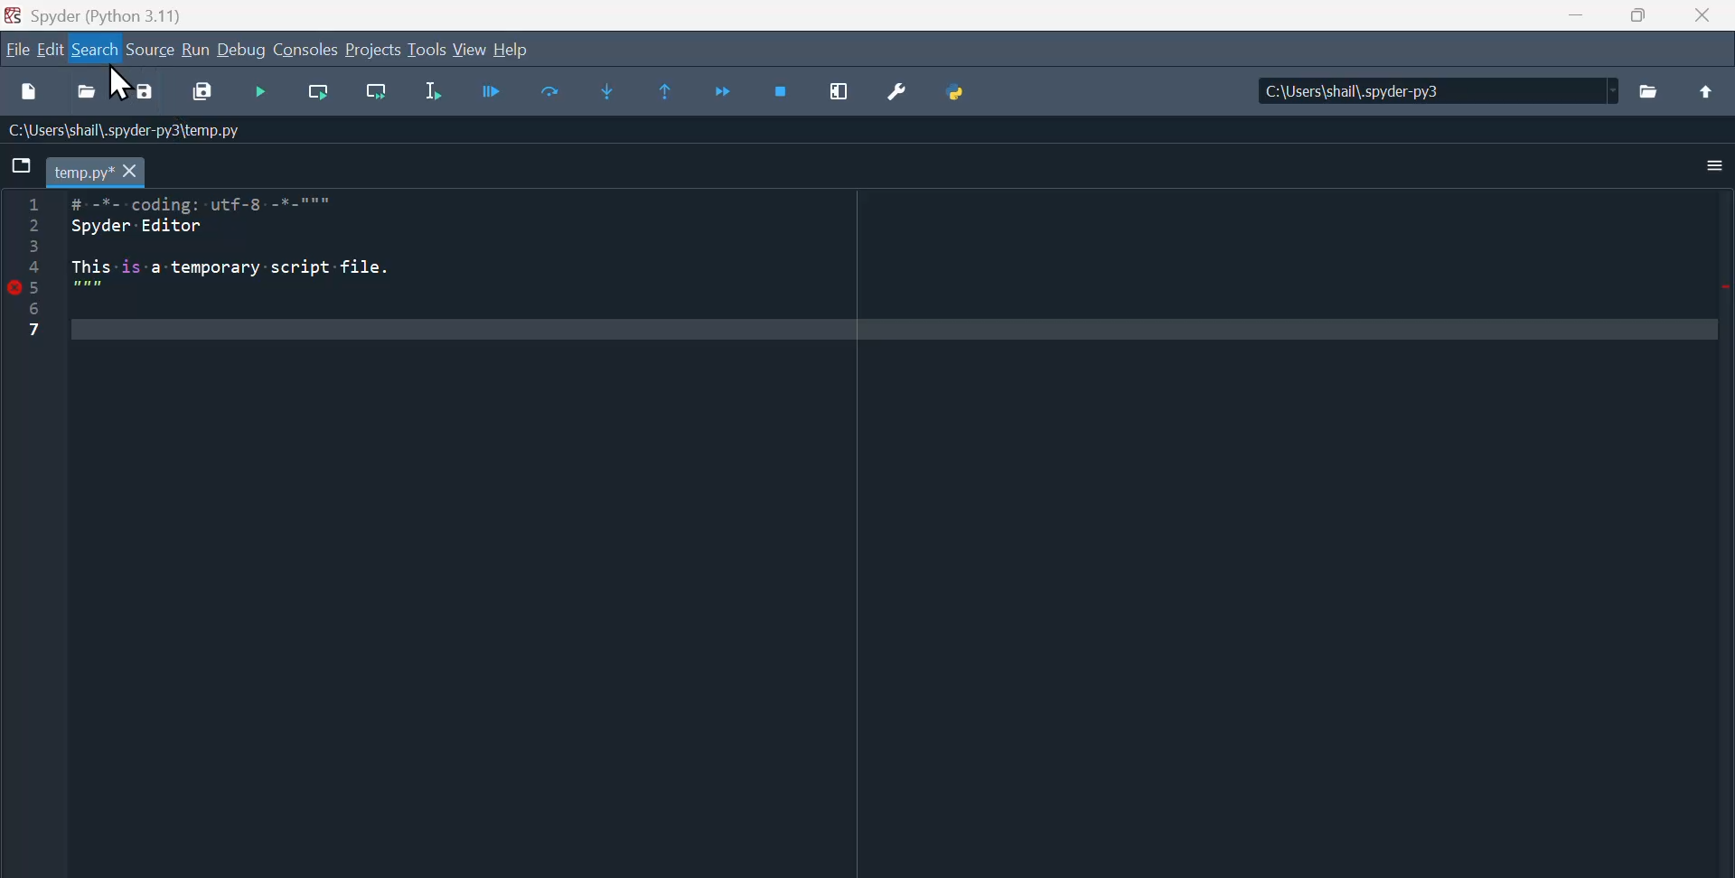 This screenshot has width=1735, height=878. Describe the element at coordinates (378, 91) in the screenshot. I see `Run current cell go to the next one` at that location.